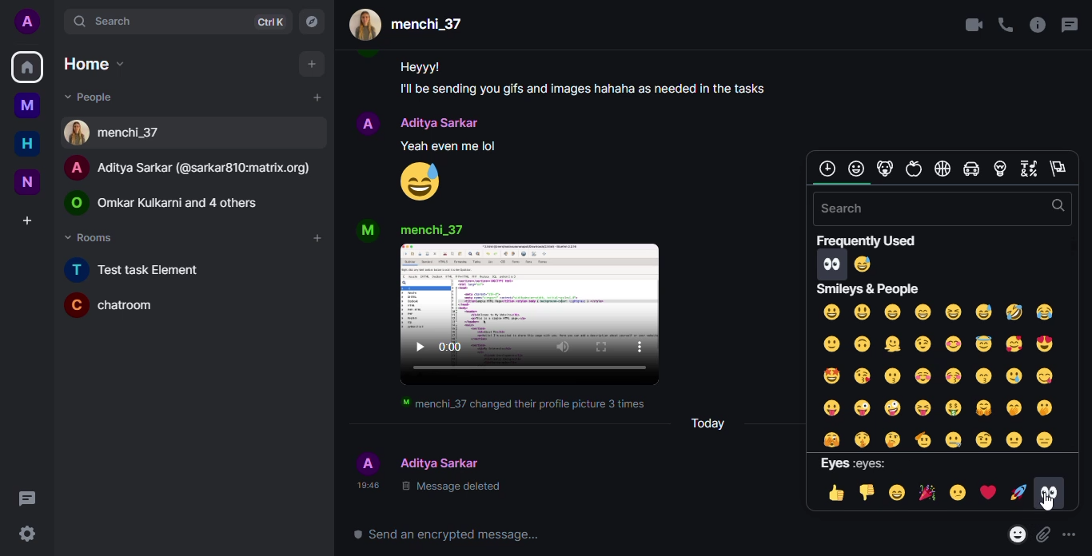  I want to click on emoji, so click(832, 264).